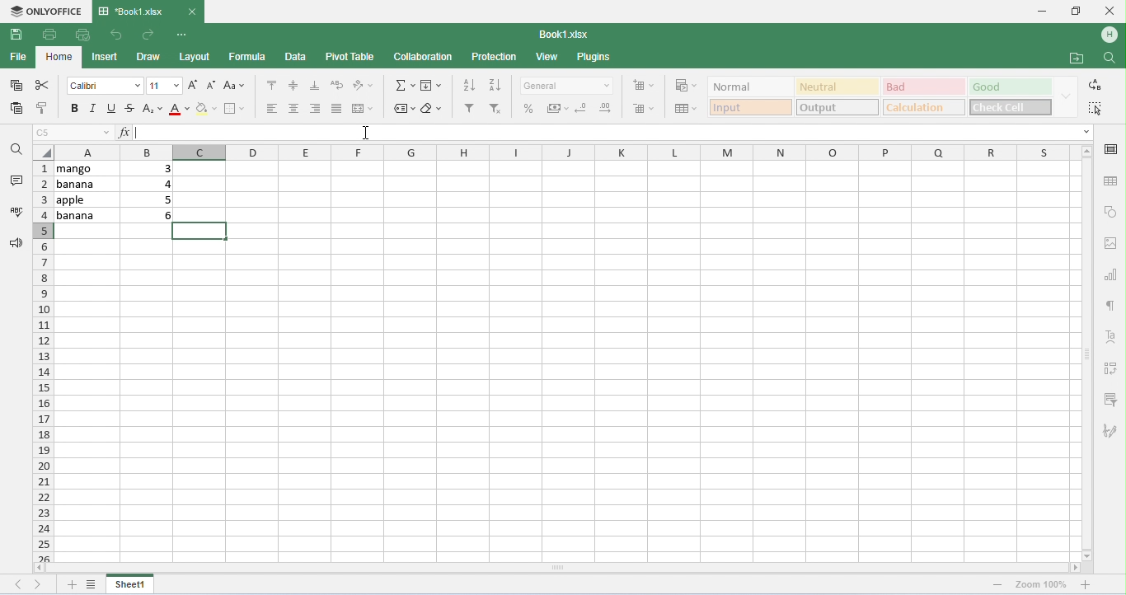 This screenshot has width=1126, height=595. I want to click on drop down, so click(1086, 133).